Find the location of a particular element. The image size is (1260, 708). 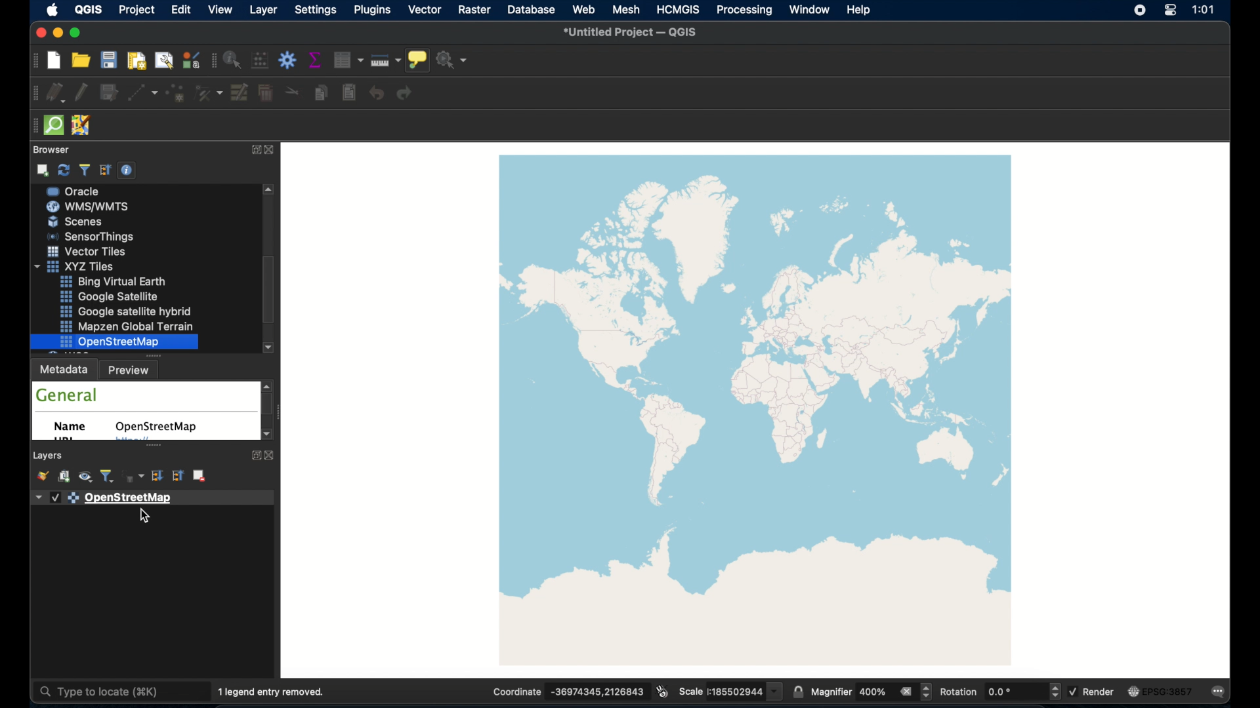

scale is located at coordinates (730, 691).